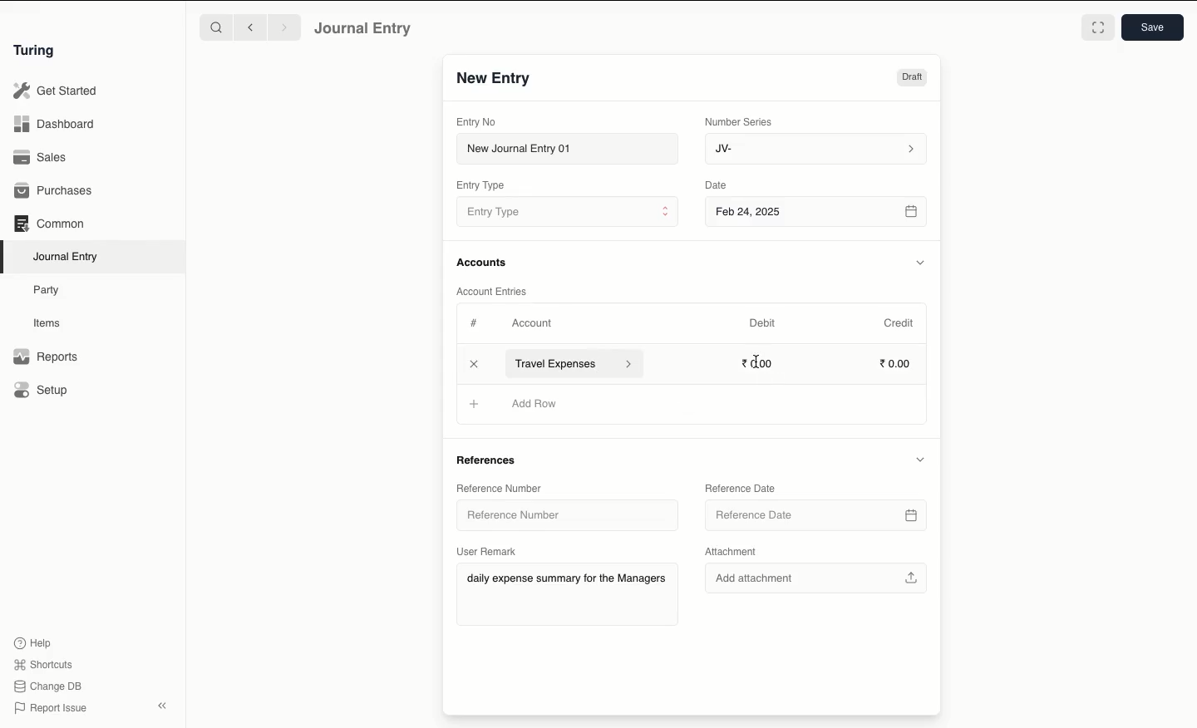 The image size is (1197, 728). Describe the element at coordinates (762, 323) in the screenshot. I see `Debit` at that location.